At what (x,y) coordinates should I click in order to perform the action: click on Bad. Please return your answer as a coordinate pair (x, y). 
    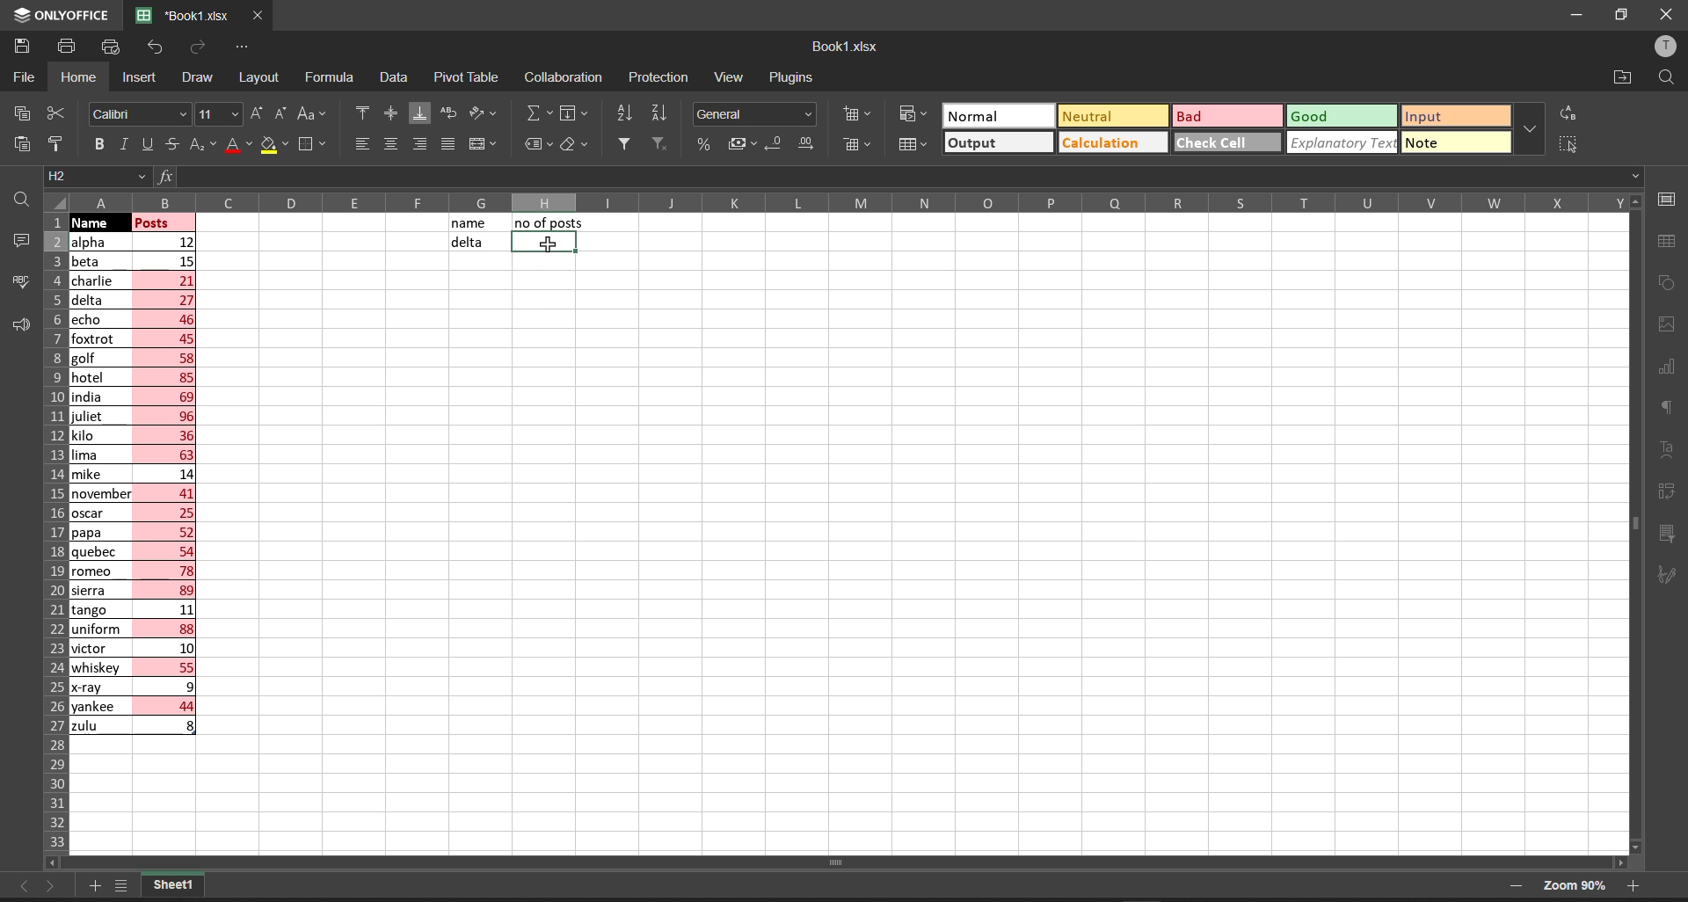
    Looking at the image, I should click on (1195, 116).